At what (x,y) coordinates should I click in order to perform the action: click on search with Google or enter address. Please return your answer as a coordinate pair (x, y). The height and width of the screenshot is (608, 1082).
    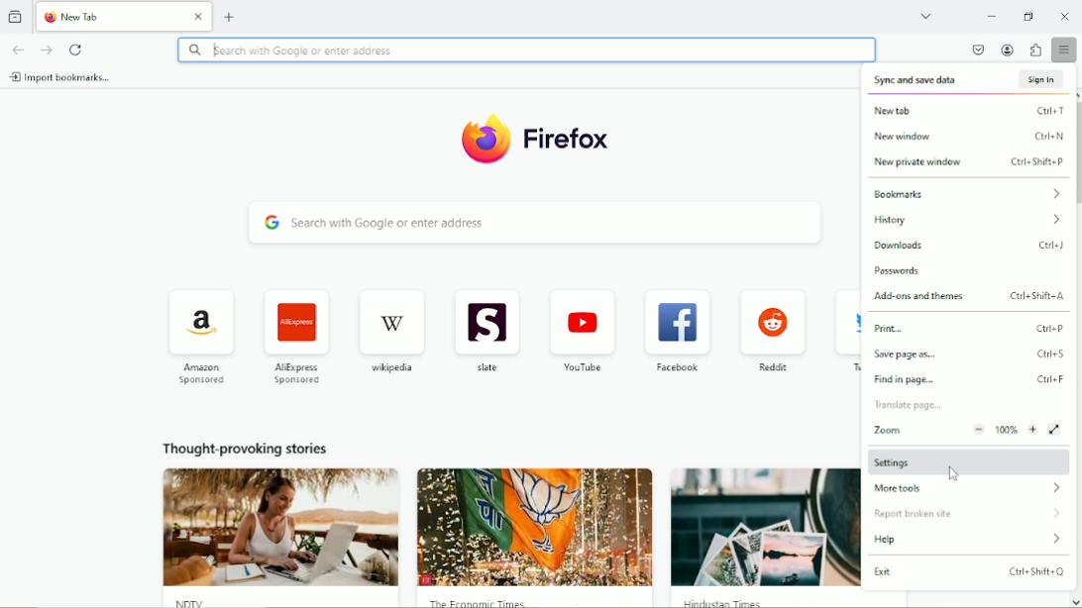
    Looking at the image, I should click on (539, 224).